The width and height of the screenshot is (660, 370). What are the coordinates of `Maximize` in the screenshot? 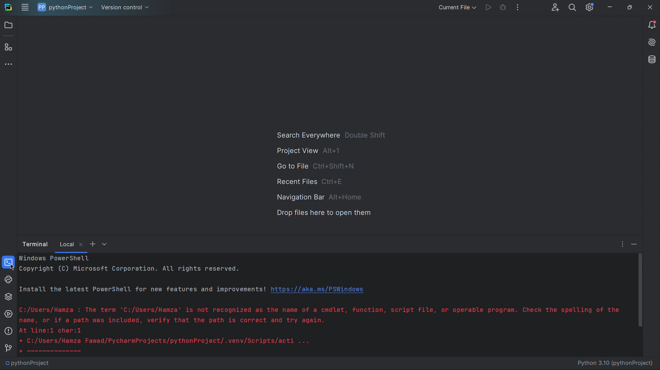 It's located at (630, 8).